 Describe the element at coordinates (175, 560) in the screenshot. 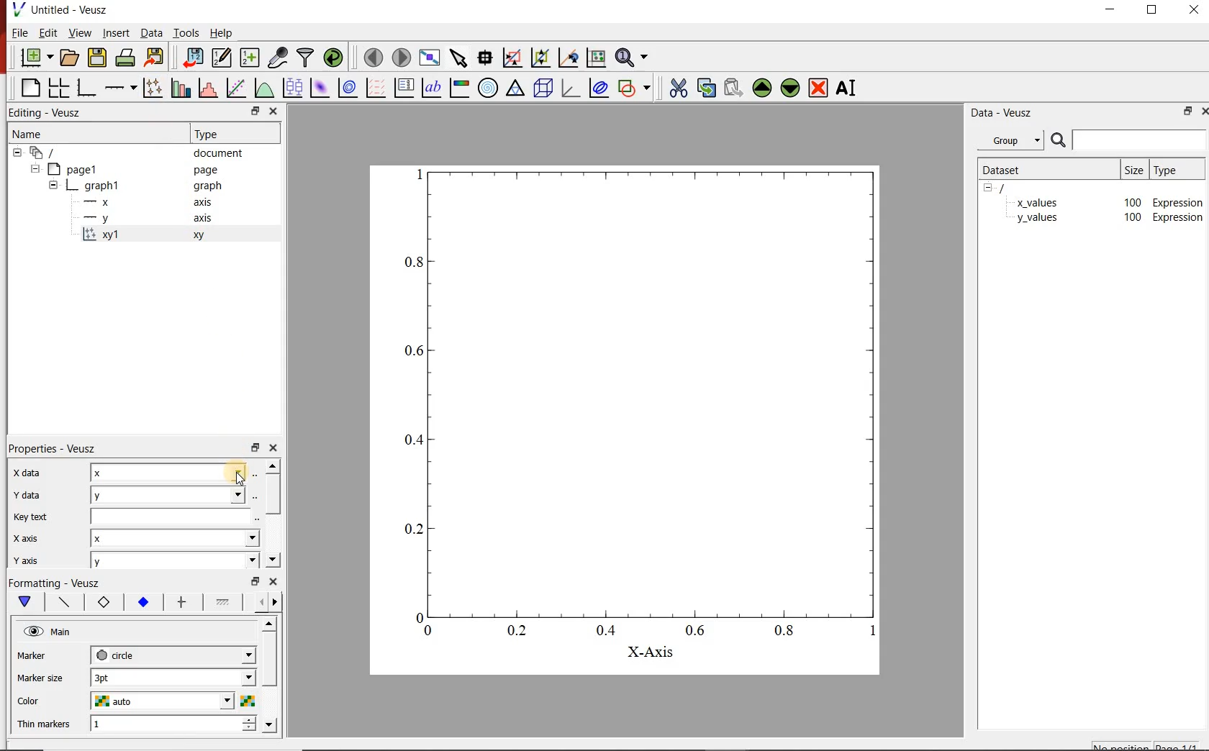

I see `y` at that location.